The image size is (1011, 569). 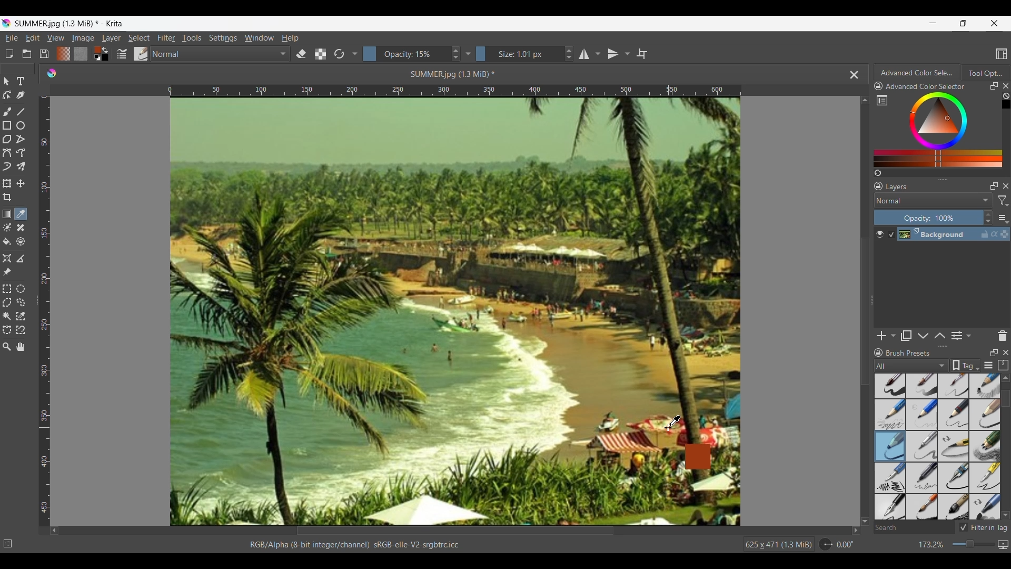 What do you see at coordinates (54, 531) in the screenshot?
I see `Quick slide to left` at bounding box center [54, 531].